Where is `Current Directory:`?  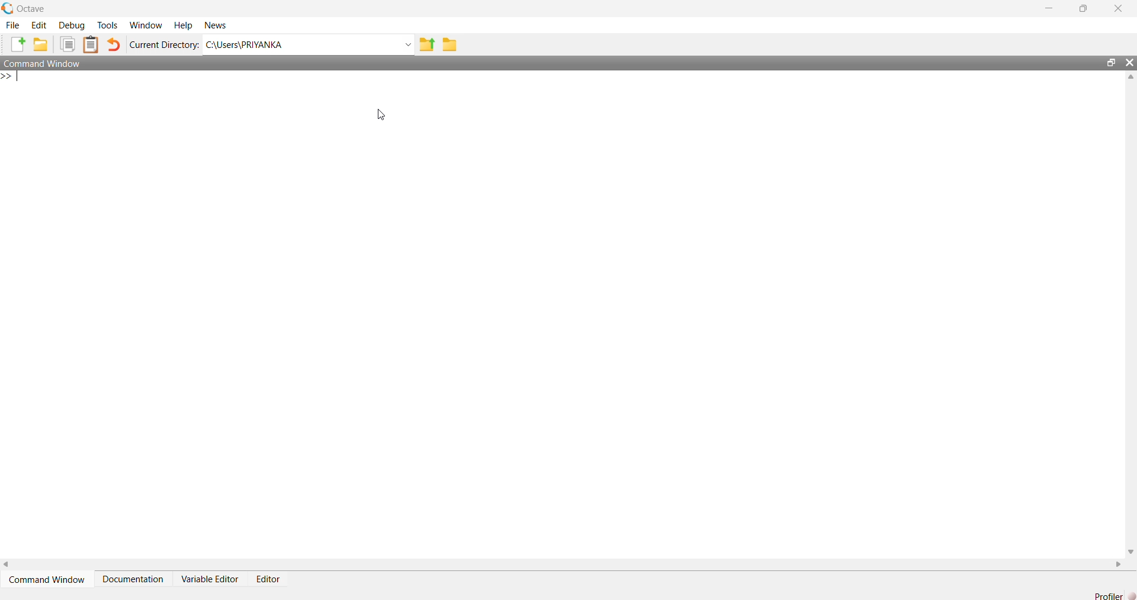 Current Directory: is located at coordinates (163, 44).